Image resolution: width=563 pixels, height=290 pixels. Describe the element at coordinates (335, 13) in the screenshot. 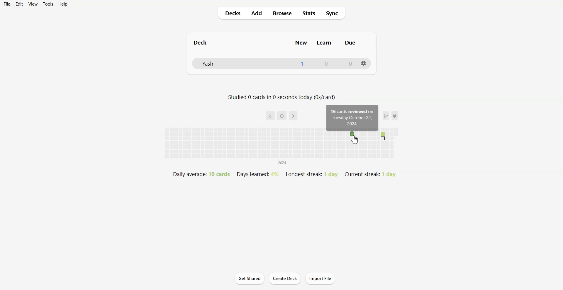

I see `Sync` at that location.